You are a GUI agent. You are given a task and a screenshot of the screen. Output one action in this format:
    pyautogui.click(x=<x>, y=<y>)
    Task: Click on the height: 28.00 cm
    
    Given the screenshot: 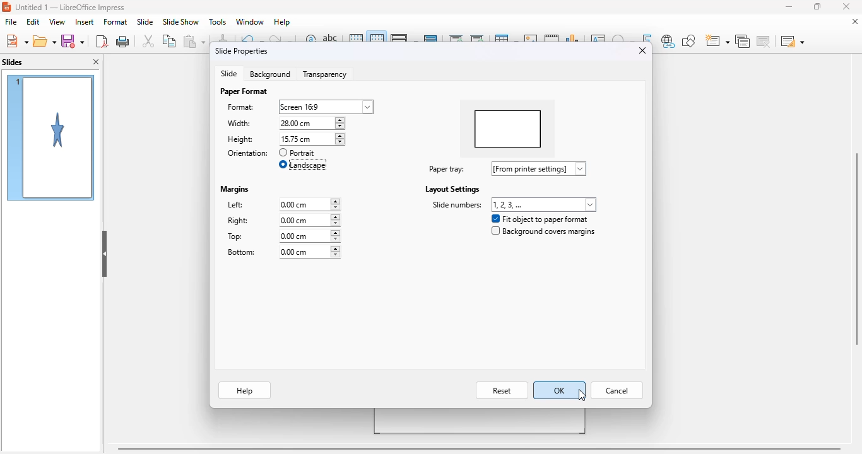 What is the action you would take?
    pyautogui.click(x=305, y=139)
    